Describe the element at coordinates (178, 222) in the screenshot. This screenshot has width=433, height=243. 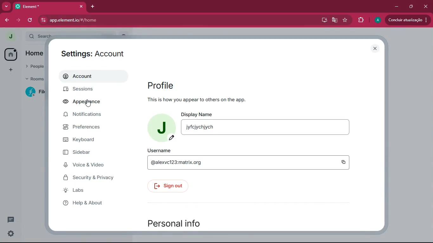
I see `personal info` at that location.